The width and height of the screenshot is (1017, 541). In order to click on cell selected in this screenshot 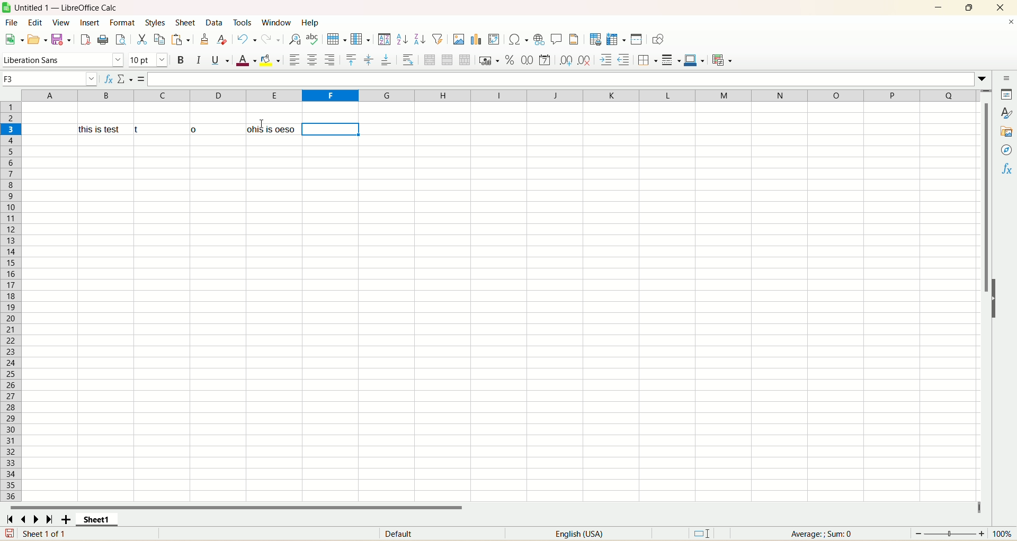, I will do `click(332, 130)`.